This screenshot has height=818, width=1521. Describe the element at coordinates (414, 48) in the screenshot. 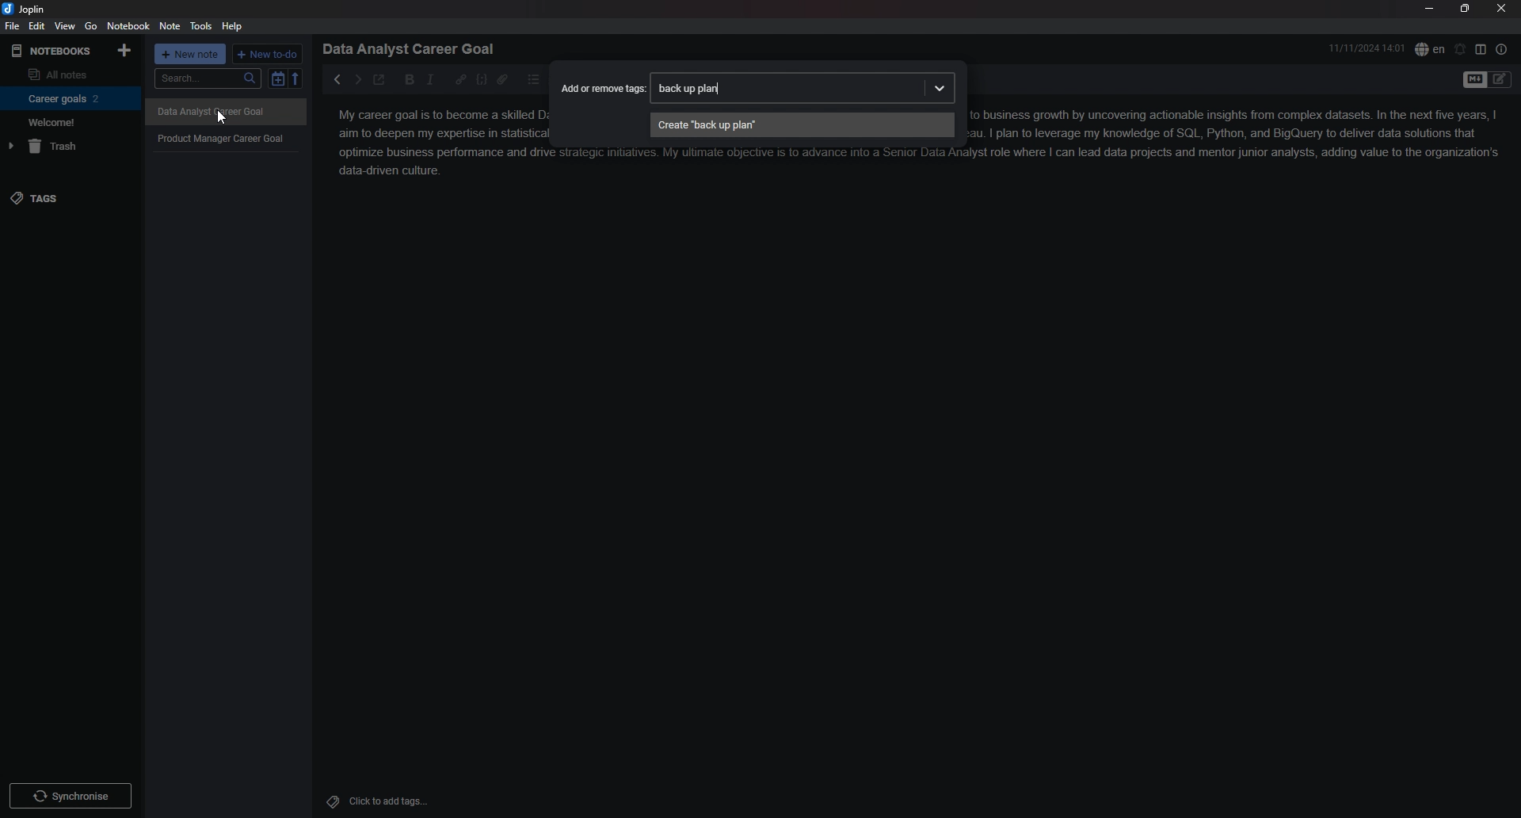

I see `Data Analyst Career Goal` at that location.